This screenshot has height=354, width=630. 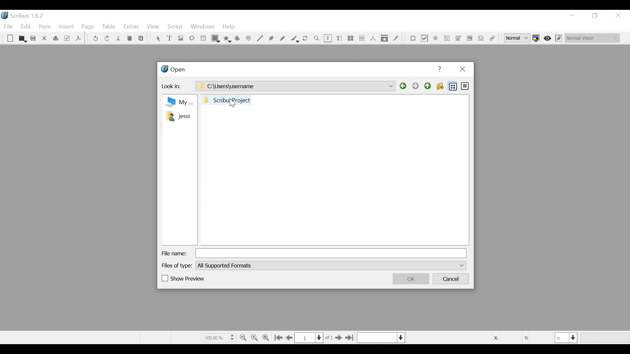 What do you see at coordinates (618, 15) in the screenshot?
I see `Close` at bounding box center [618, 15].